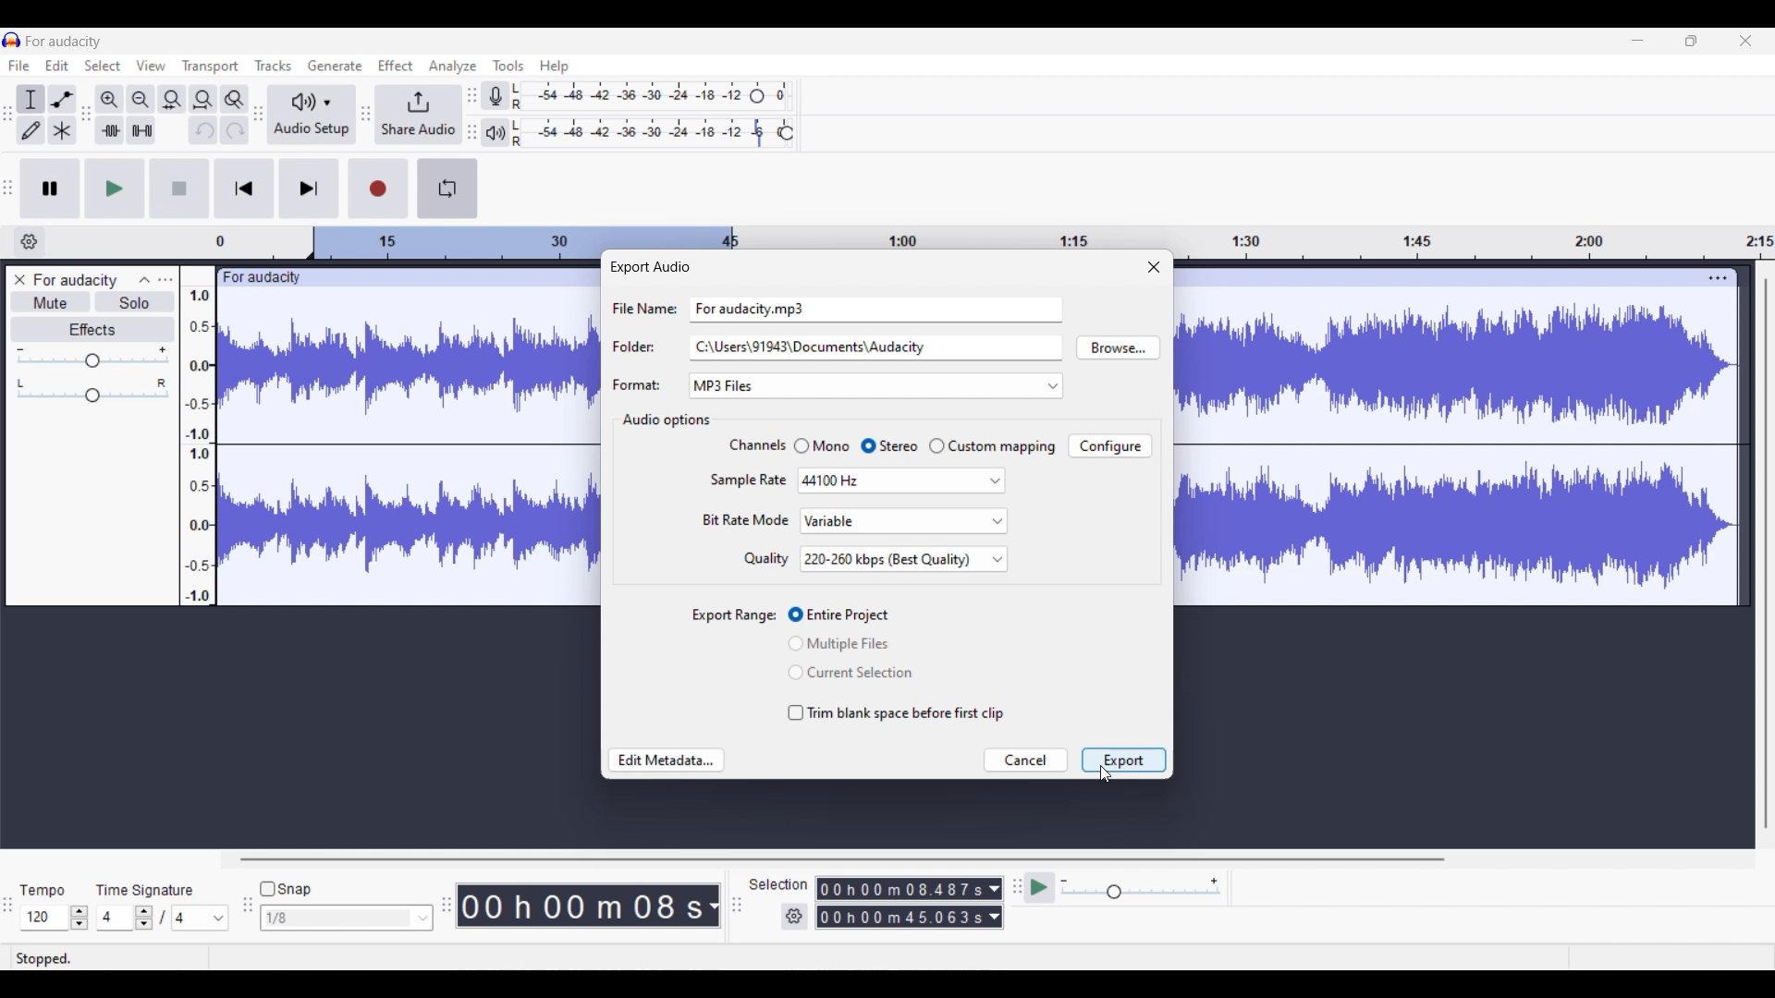 This screenshot has width=1775, height=998. What do you see at coordinates (418, 115) in the screenshot?
I see `Share audio` at bounding box center [418, 115].